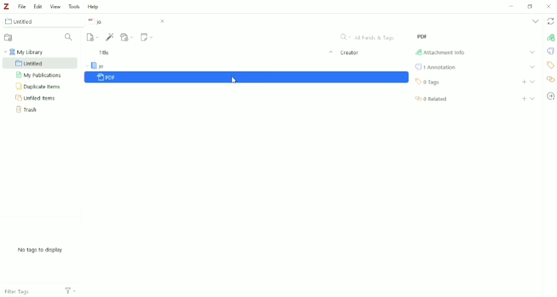  What do you see at coordinates (126, 21) in the screenshot?
I see `jo` at bounding box center [126, 21].